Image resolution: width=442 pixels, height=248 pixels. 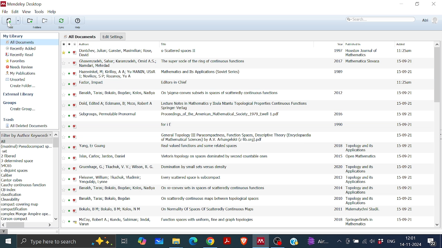 What do you see at coordinates (337, 44) in the screenshot?
I see `Year` at bounding box center [337, 44].